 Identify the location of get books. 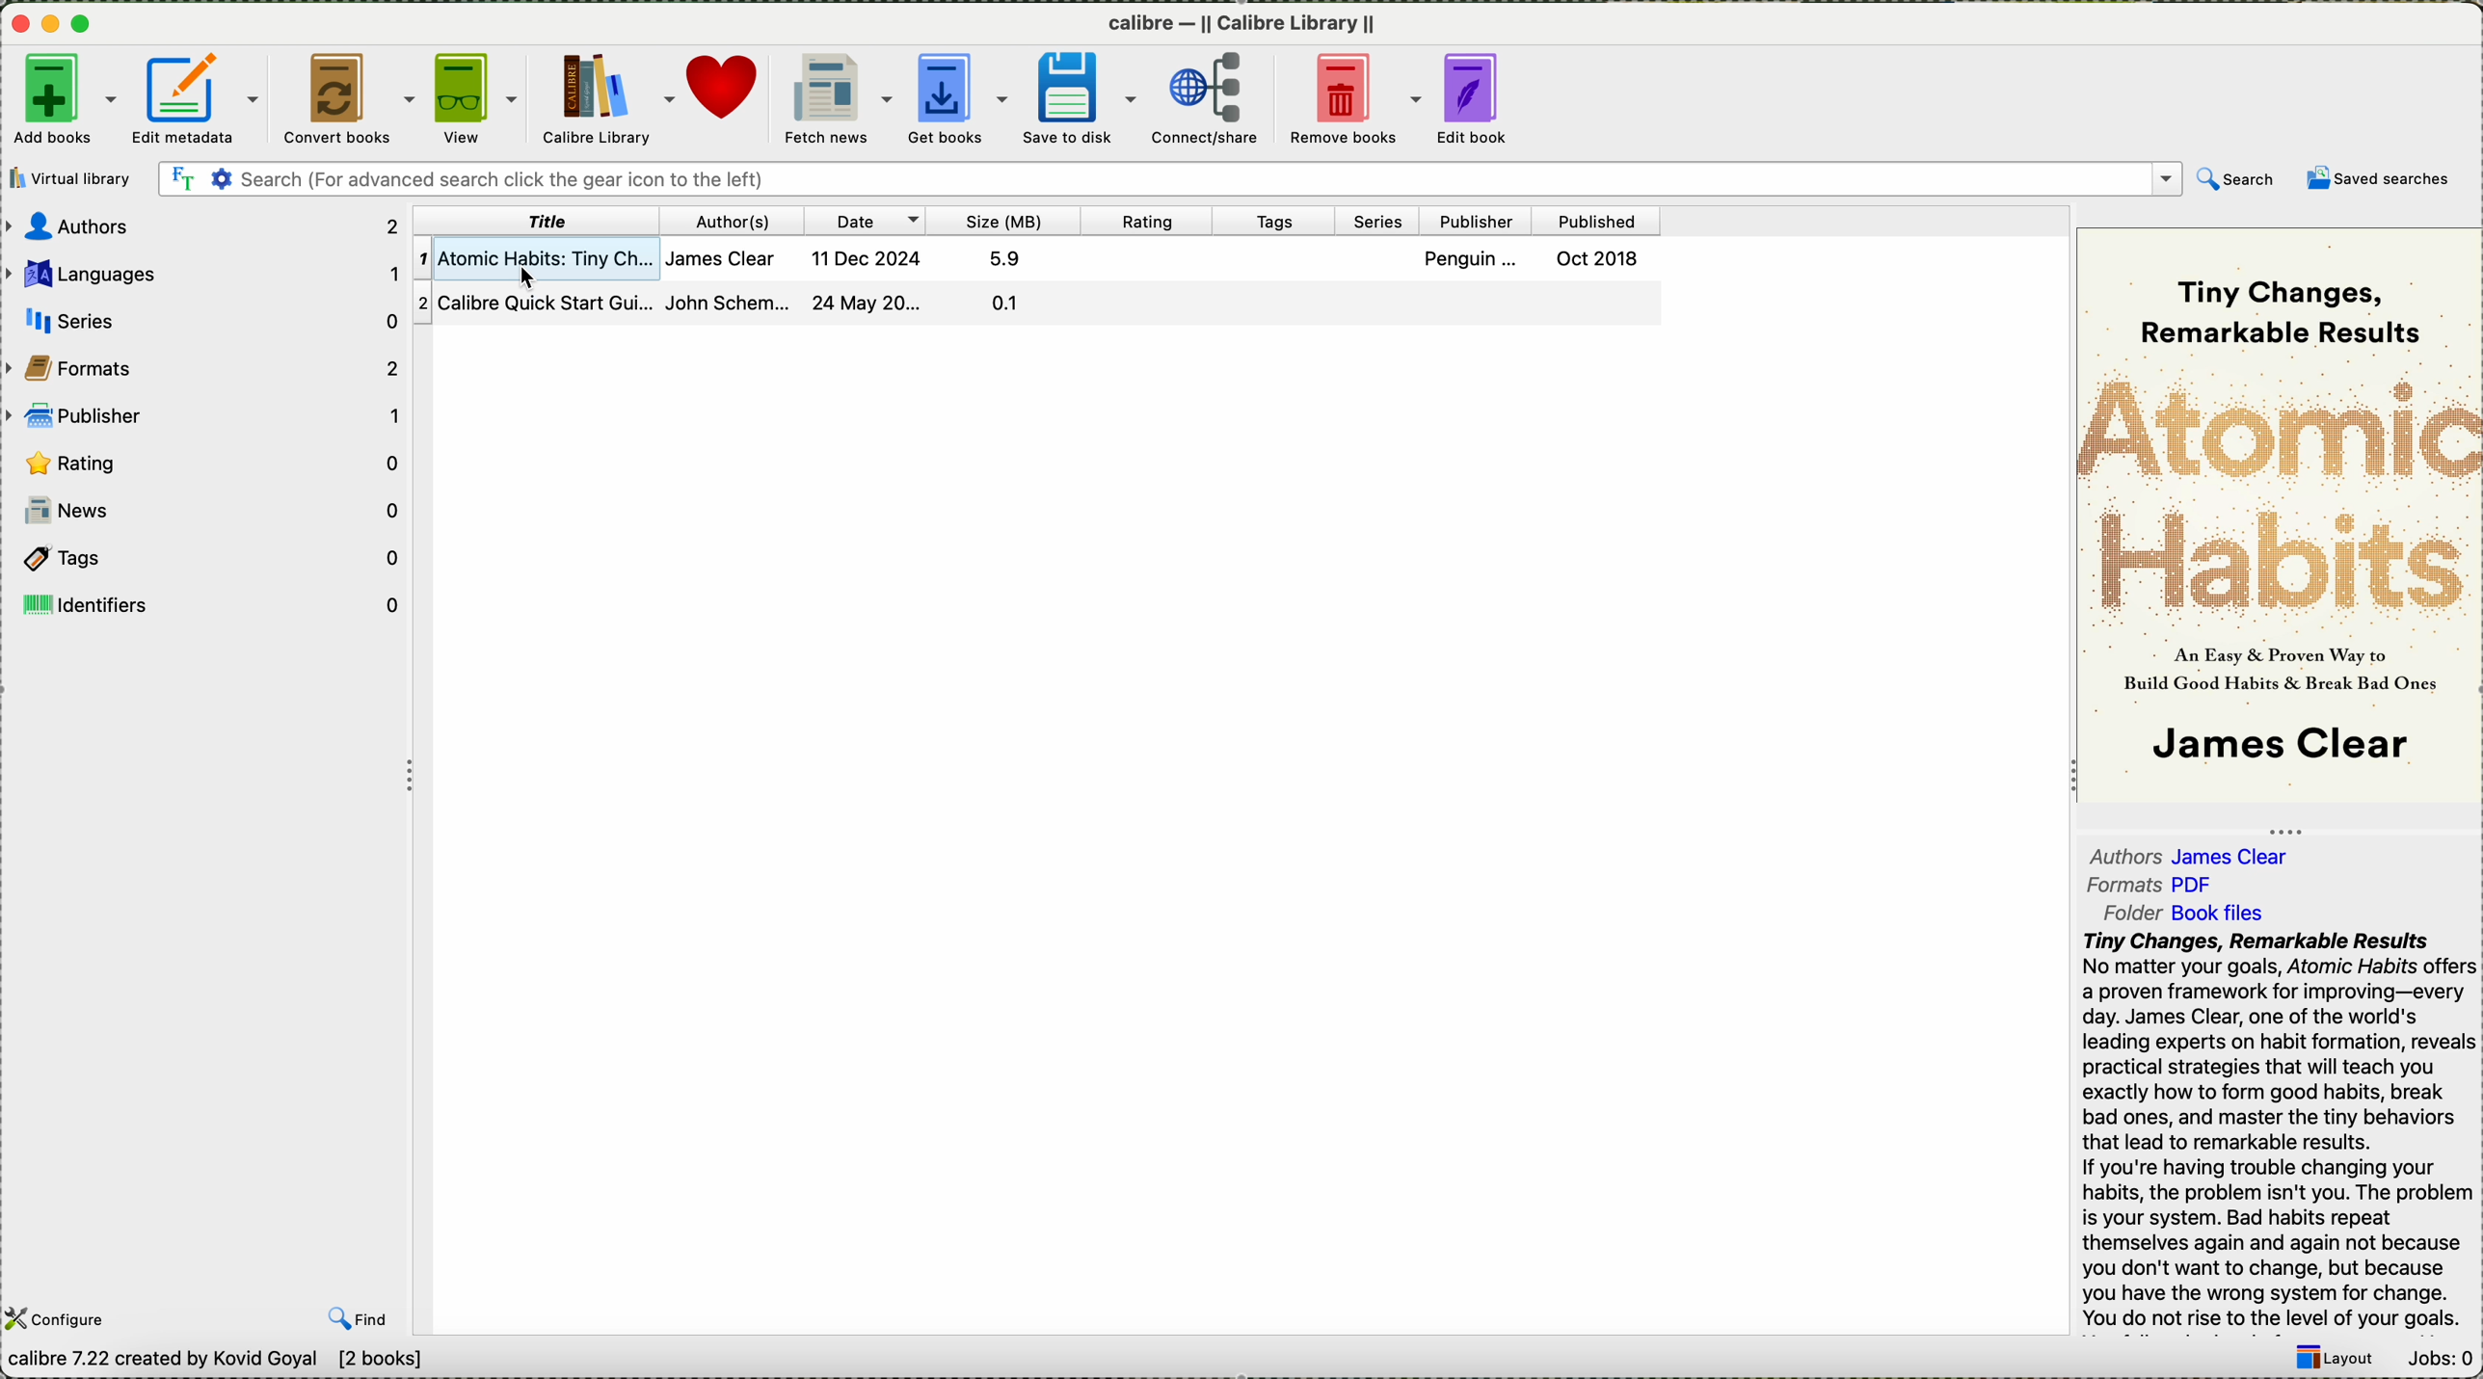
(962, 100).